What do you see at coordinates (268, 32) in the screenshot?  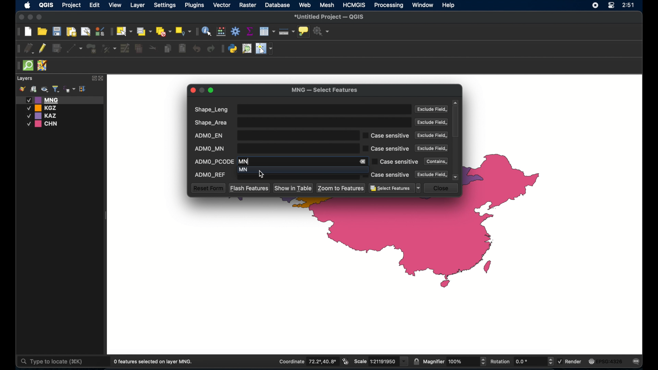 I see `open attribute table` at bounding box center [268, 32].